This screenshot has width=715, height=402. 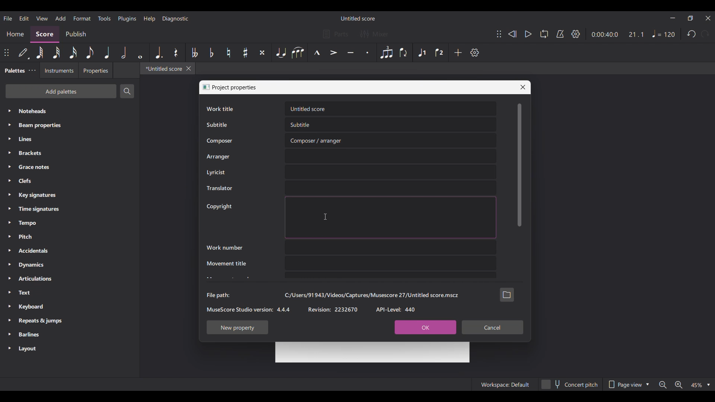 What do you see at coordinates (127, 19) in the screenshot?
I see `Plugins menu` at bounding box center [127, 19].